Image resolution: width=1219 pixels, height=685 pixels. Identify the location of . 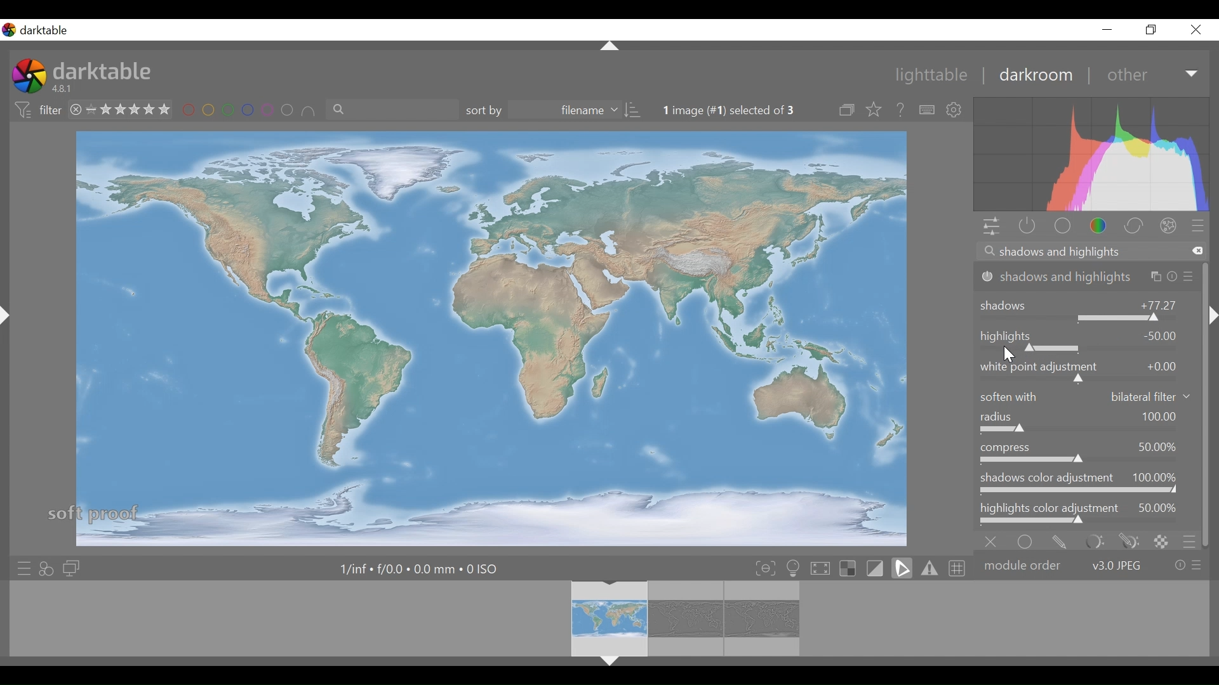
(611, 664).